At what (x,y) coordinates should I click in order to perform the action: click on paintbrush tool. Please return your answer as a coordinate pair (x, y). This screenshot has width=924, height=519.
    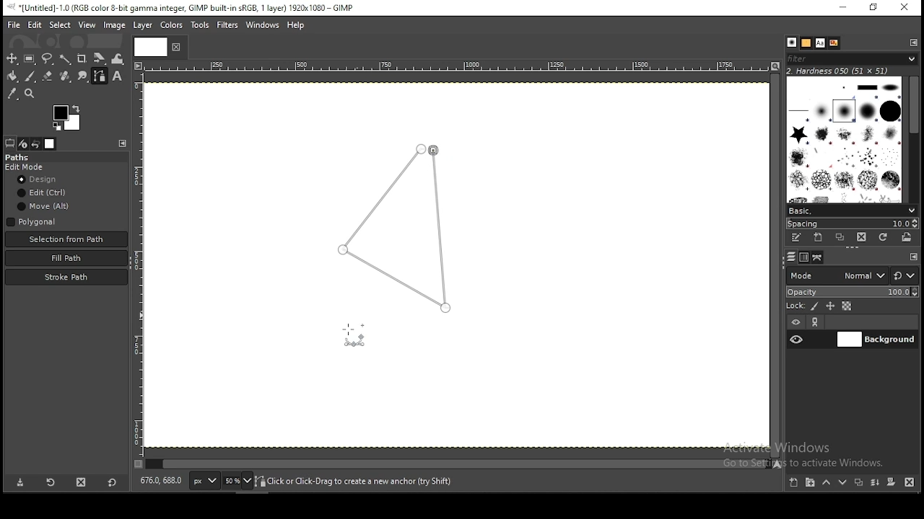
    Looking at the image, I should click on (29, 76).